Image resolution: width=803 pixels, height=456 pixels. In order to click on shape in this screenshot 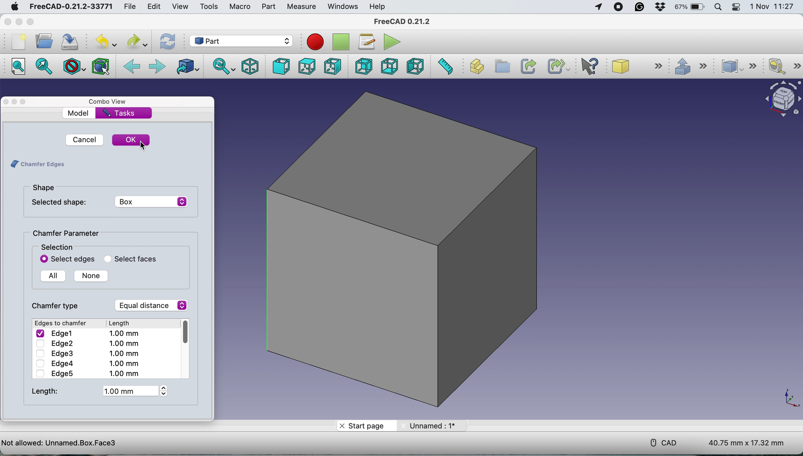, I will do `click(45, 188)`.